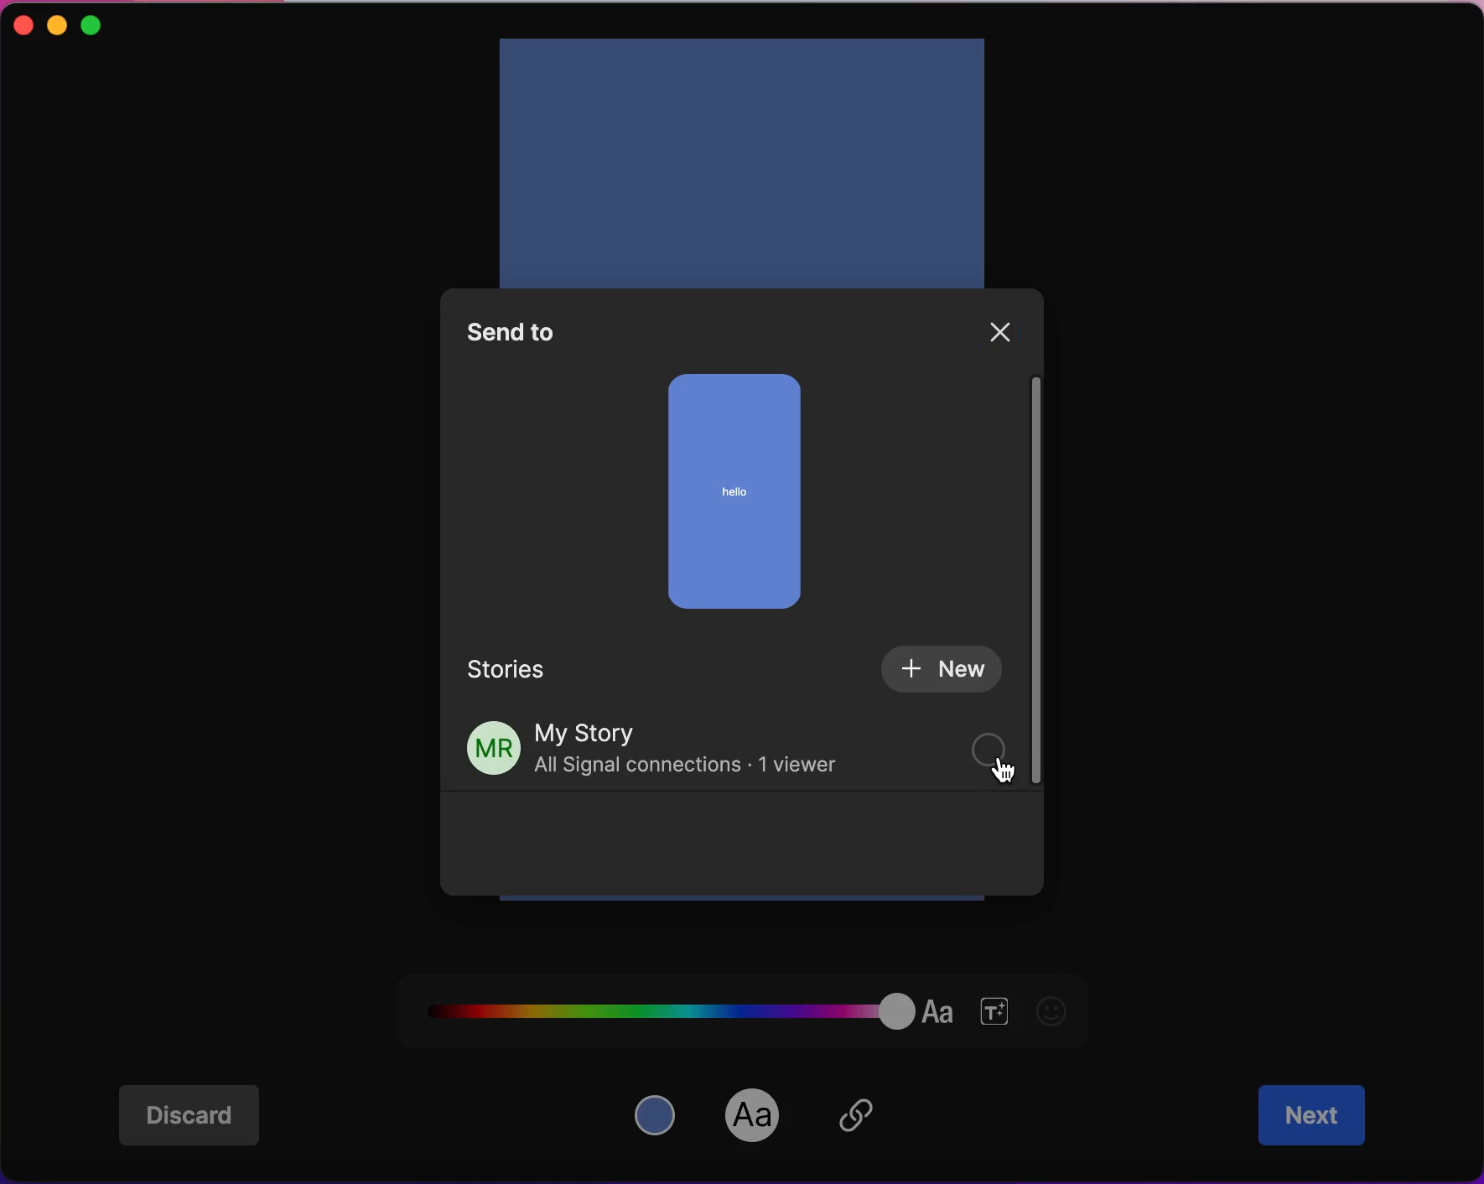 The height and width of the screenshot is (1184, 1484). What do you see at coordinates (1059, 1010) in the screenshot?
I see `emoji` at bounding box center [1059, 1010].